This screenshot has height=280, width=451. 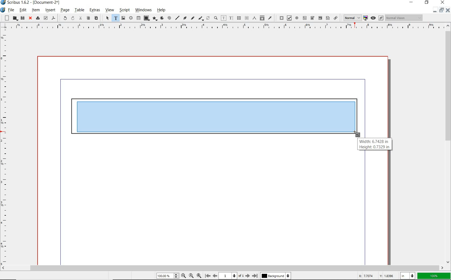 What do you see at coordinates (262, 18) in the screenshot?
I see `copy item properties` at bounding box center [262, 18].